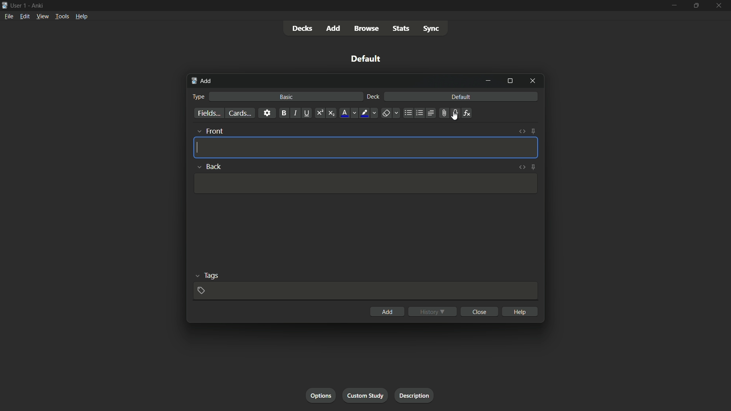 Image resolution: width=731 pixels, height=411 pixels. What do you see at coordinates (5, 5) in the screenshot?
I see `app icon` at bounding box center [5, 5].